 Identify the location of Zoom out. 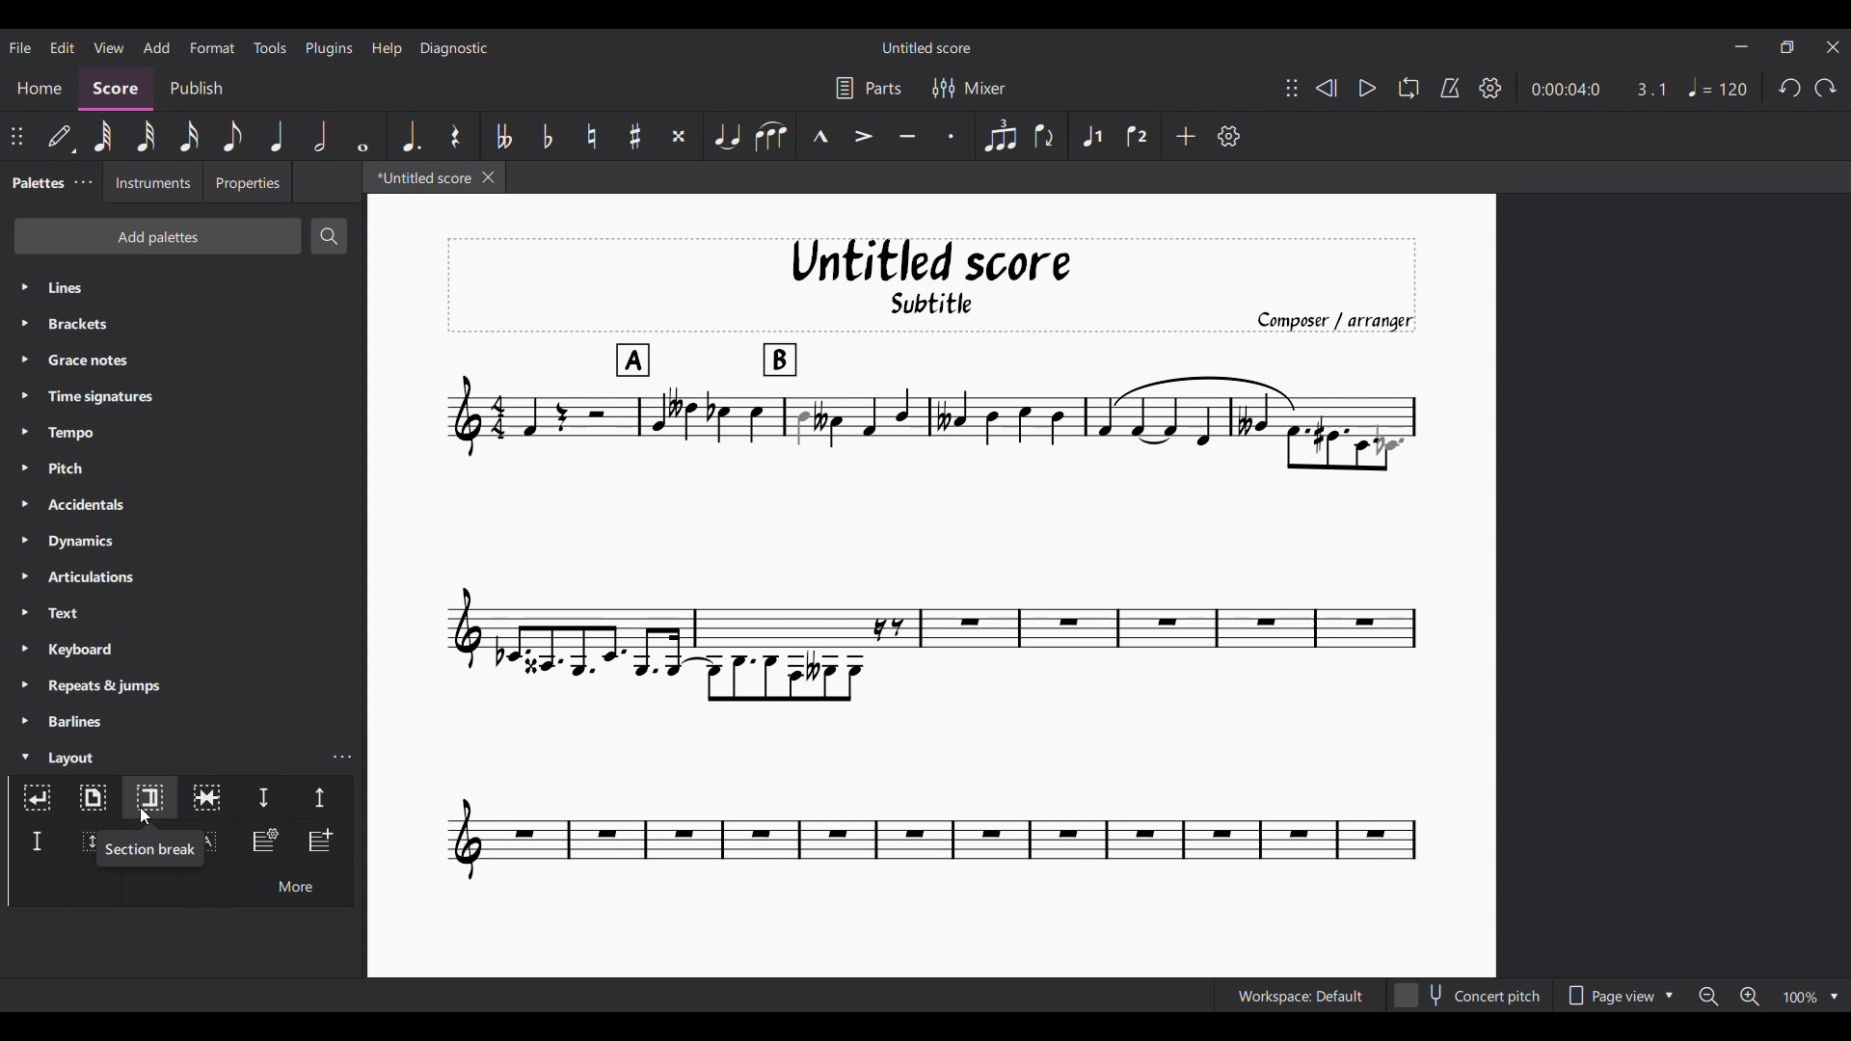
(1709, 996).